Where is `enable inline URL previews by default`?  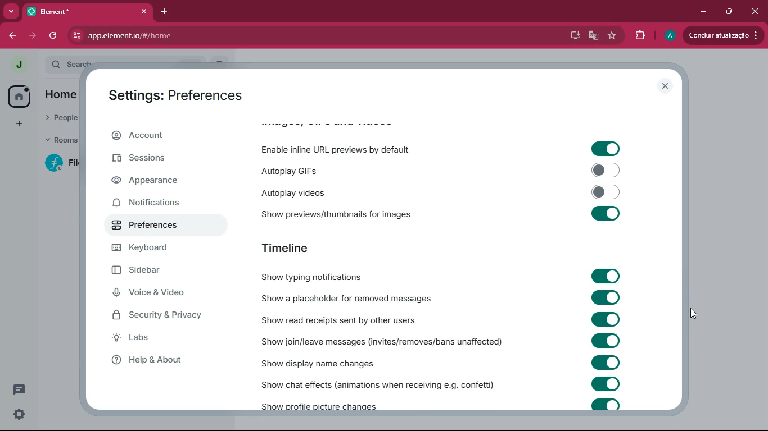
enable inline URL previews by default is located at coordinates (339, 148).